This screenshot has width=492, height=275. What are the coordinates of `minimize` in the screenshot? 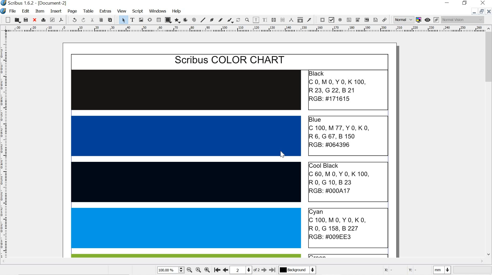 It's located at (474, 13).